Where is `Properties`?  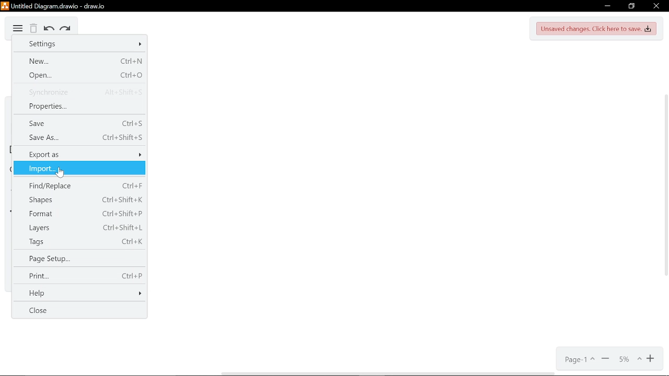 Properties is located at coordinates (80, 106).